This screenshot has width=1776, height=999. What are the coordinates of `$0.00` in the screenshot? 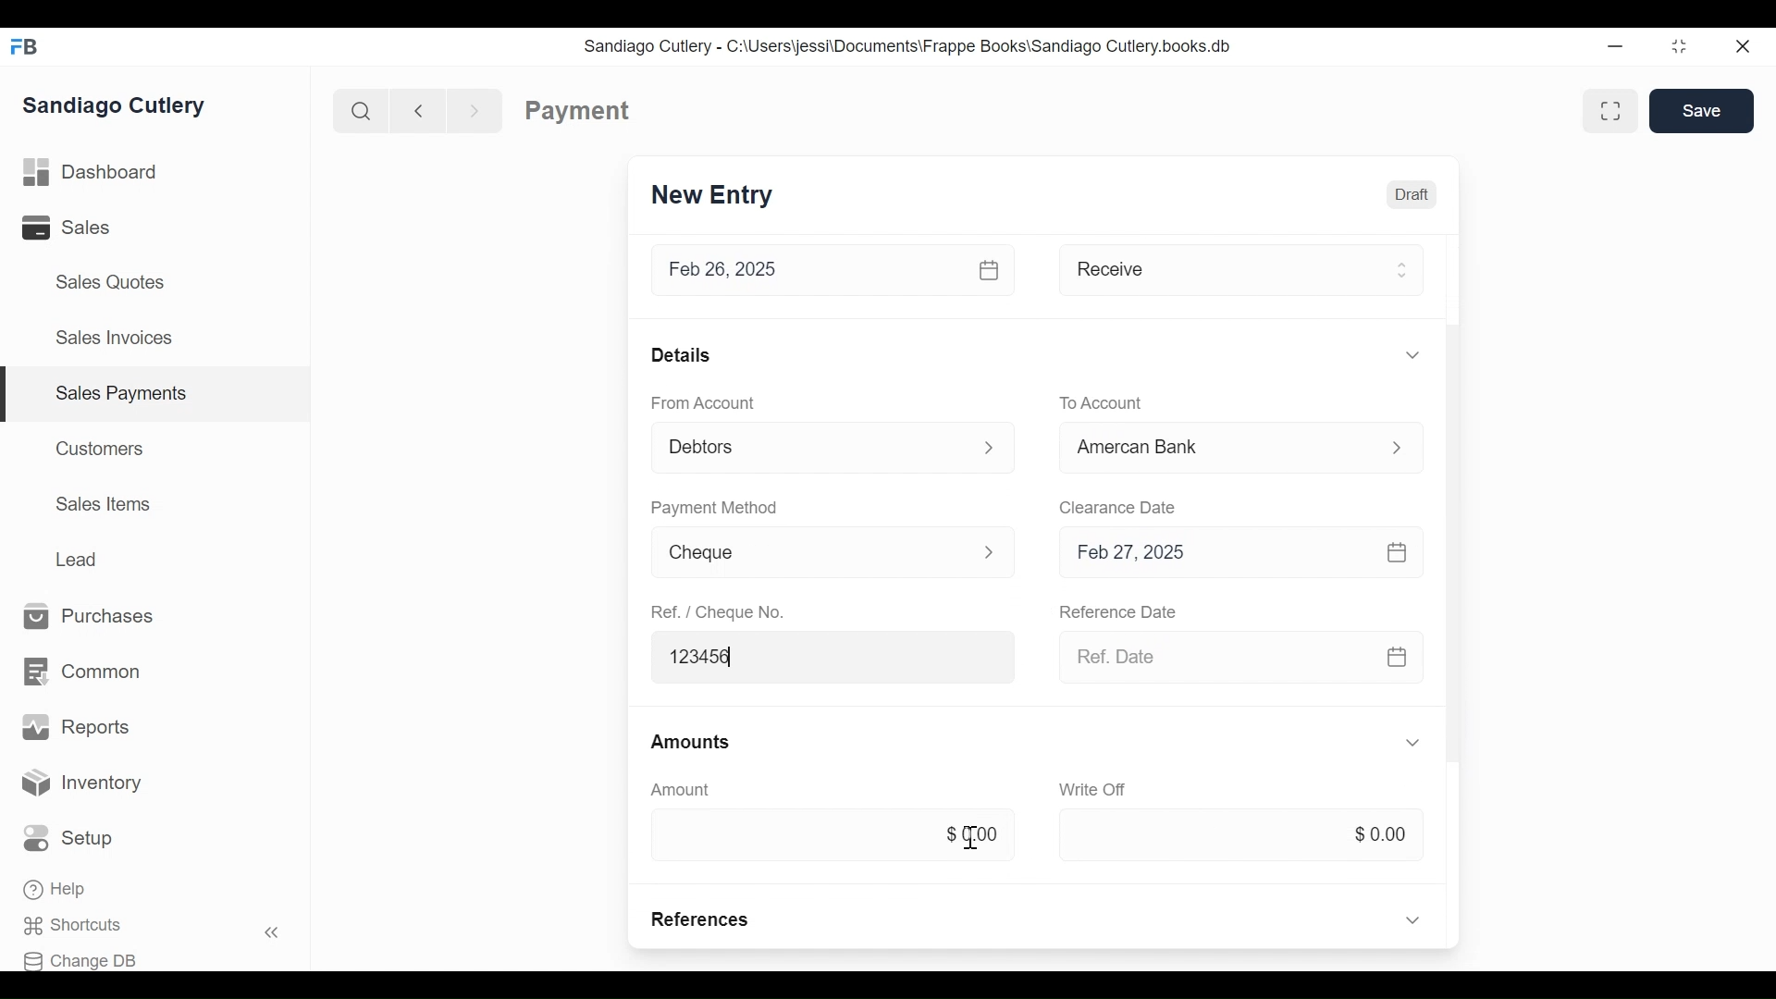 It's located at (828, 832).